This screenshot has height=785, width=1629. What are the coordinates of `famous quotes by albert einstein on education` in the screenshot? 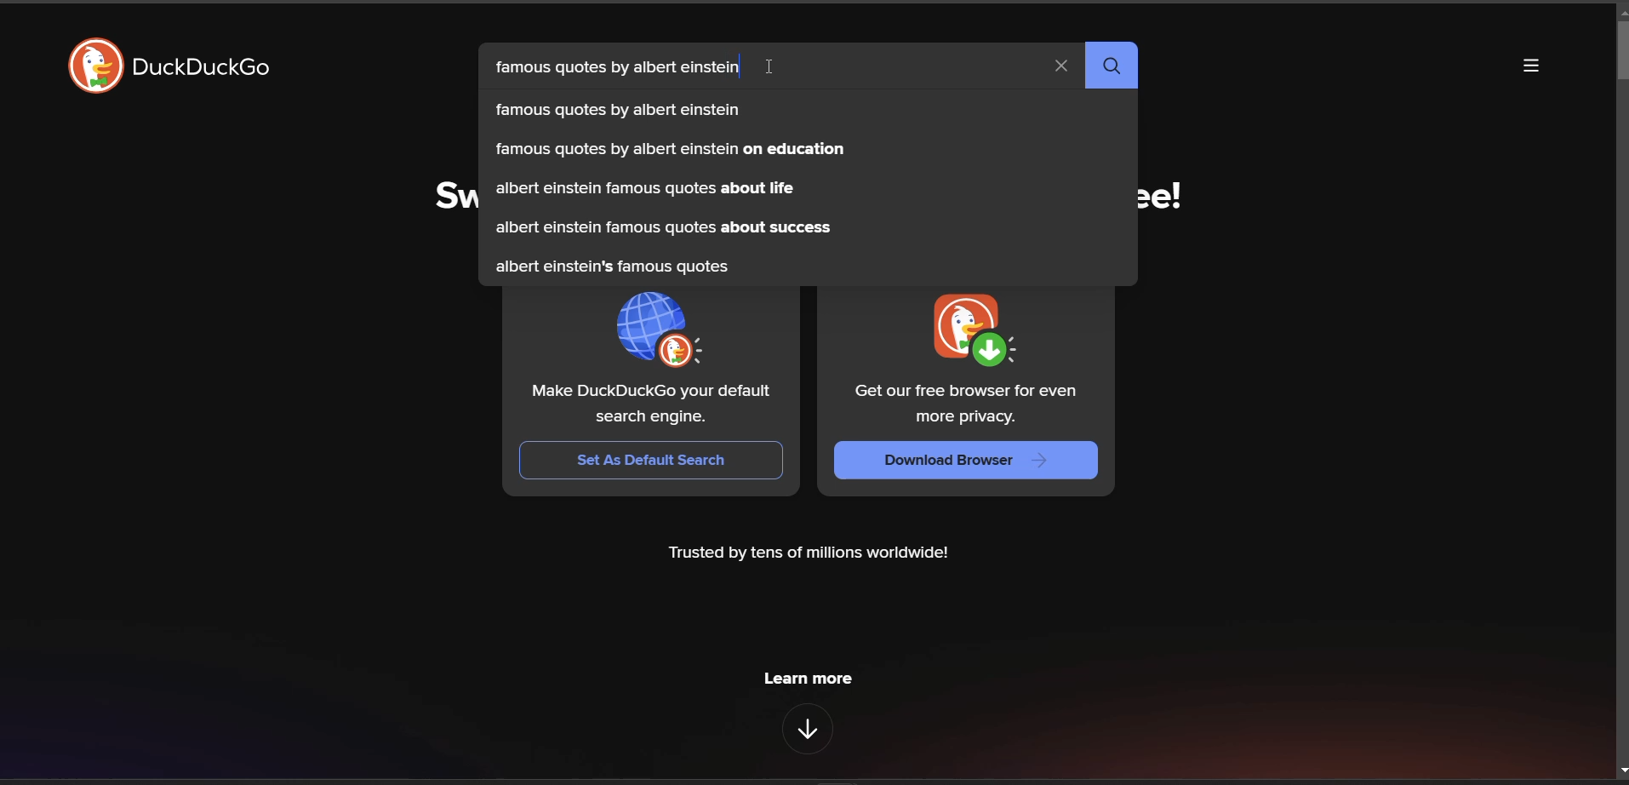 It's located at (666, 149).